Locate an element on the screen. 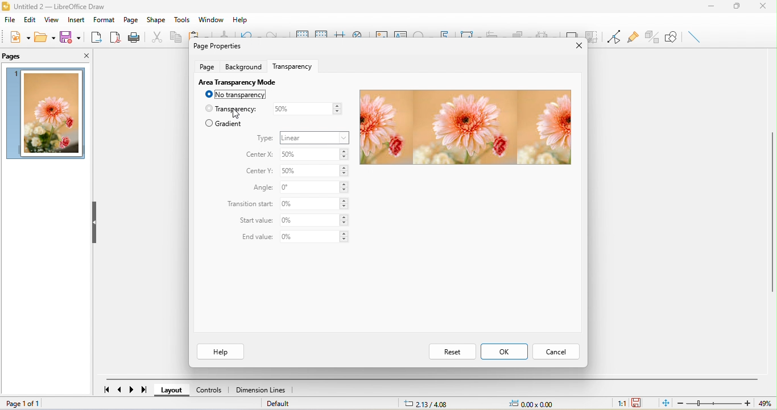 This screenshot has height=410, width=777. 0% is located at coordinates (315, 220).